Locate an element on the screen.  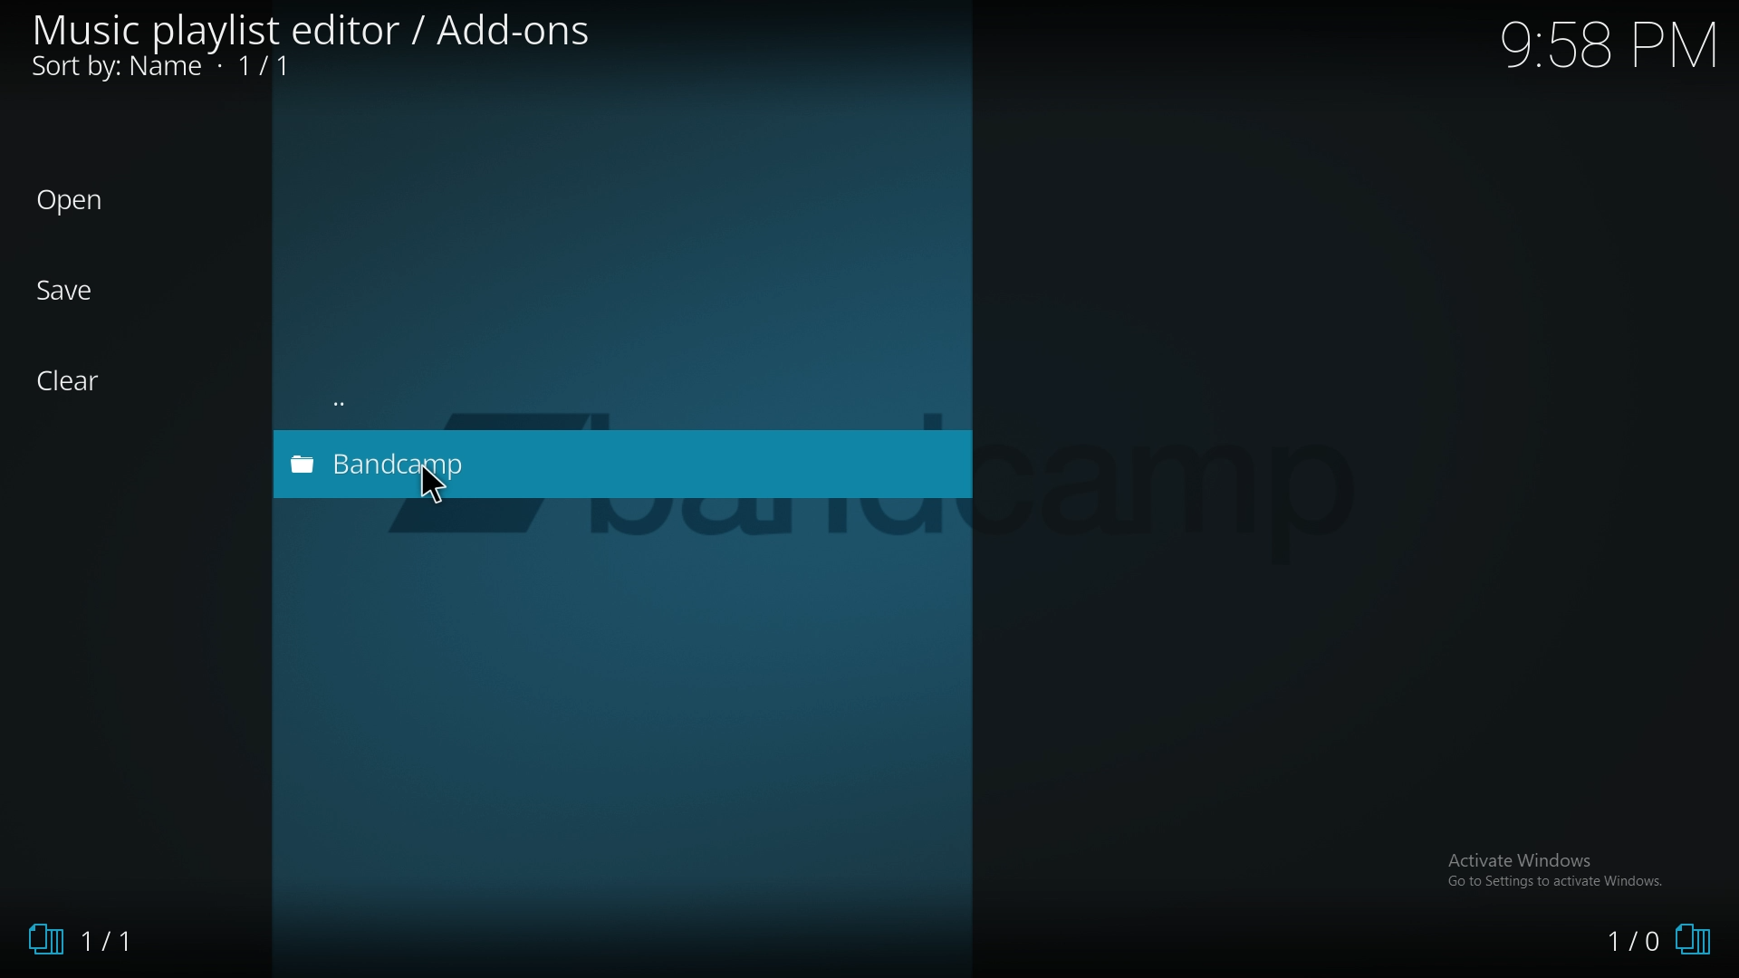
1/1 is located at coordinates (91, 945).